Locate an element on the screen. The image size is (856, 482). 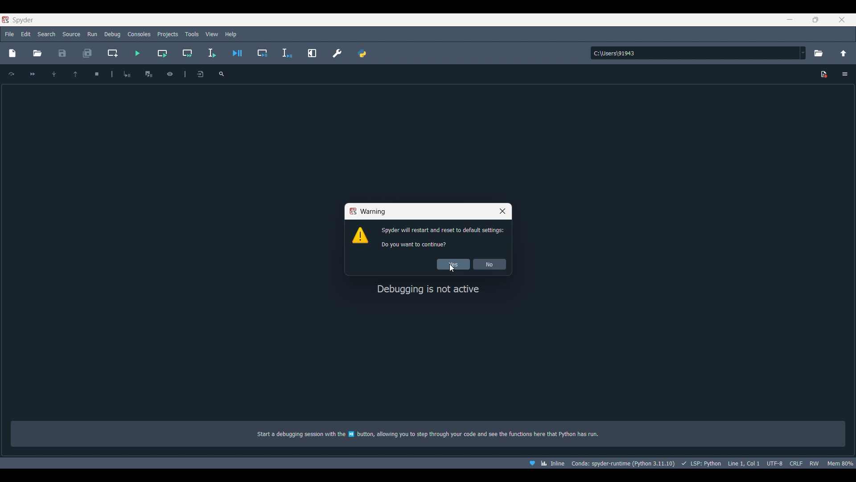
Inline is located at coordinates (543, 463).